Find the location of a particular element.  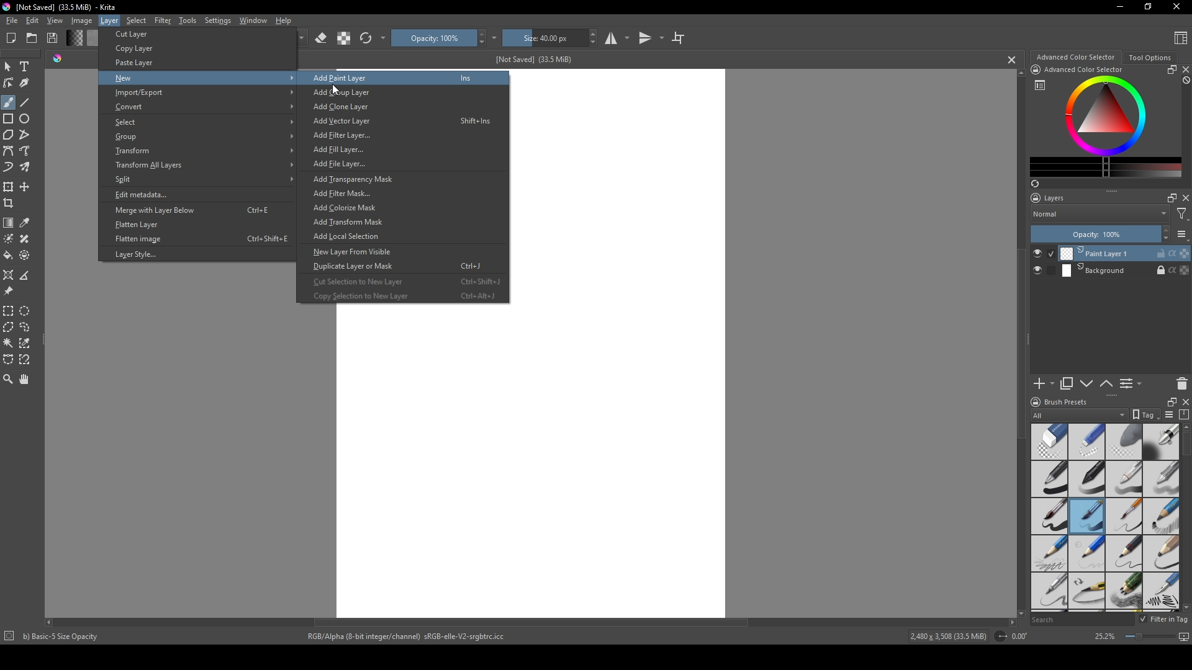

color is located at coordinates (94, 38).